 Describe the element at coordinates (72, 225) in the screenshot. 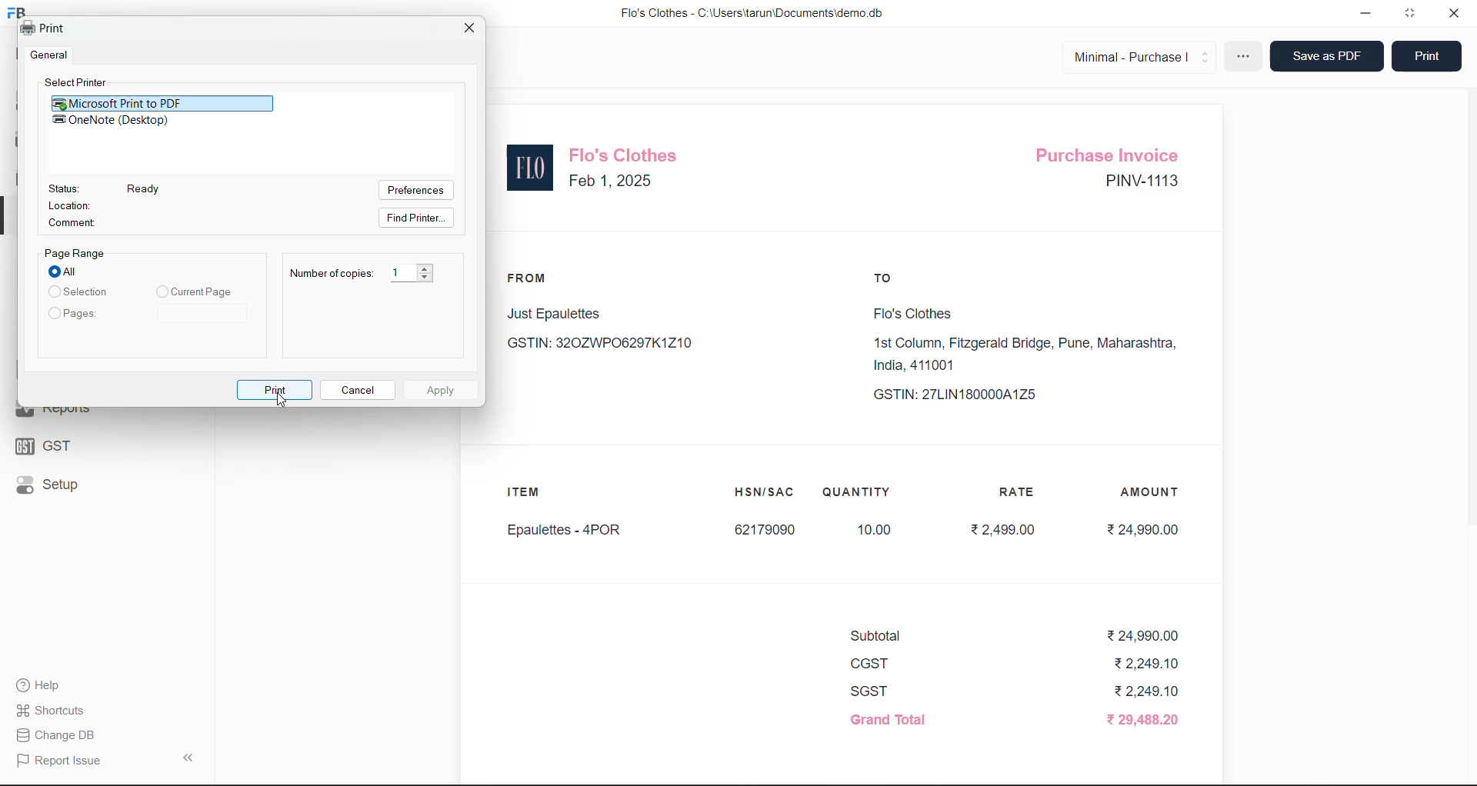

I see `Comment:` at that location.